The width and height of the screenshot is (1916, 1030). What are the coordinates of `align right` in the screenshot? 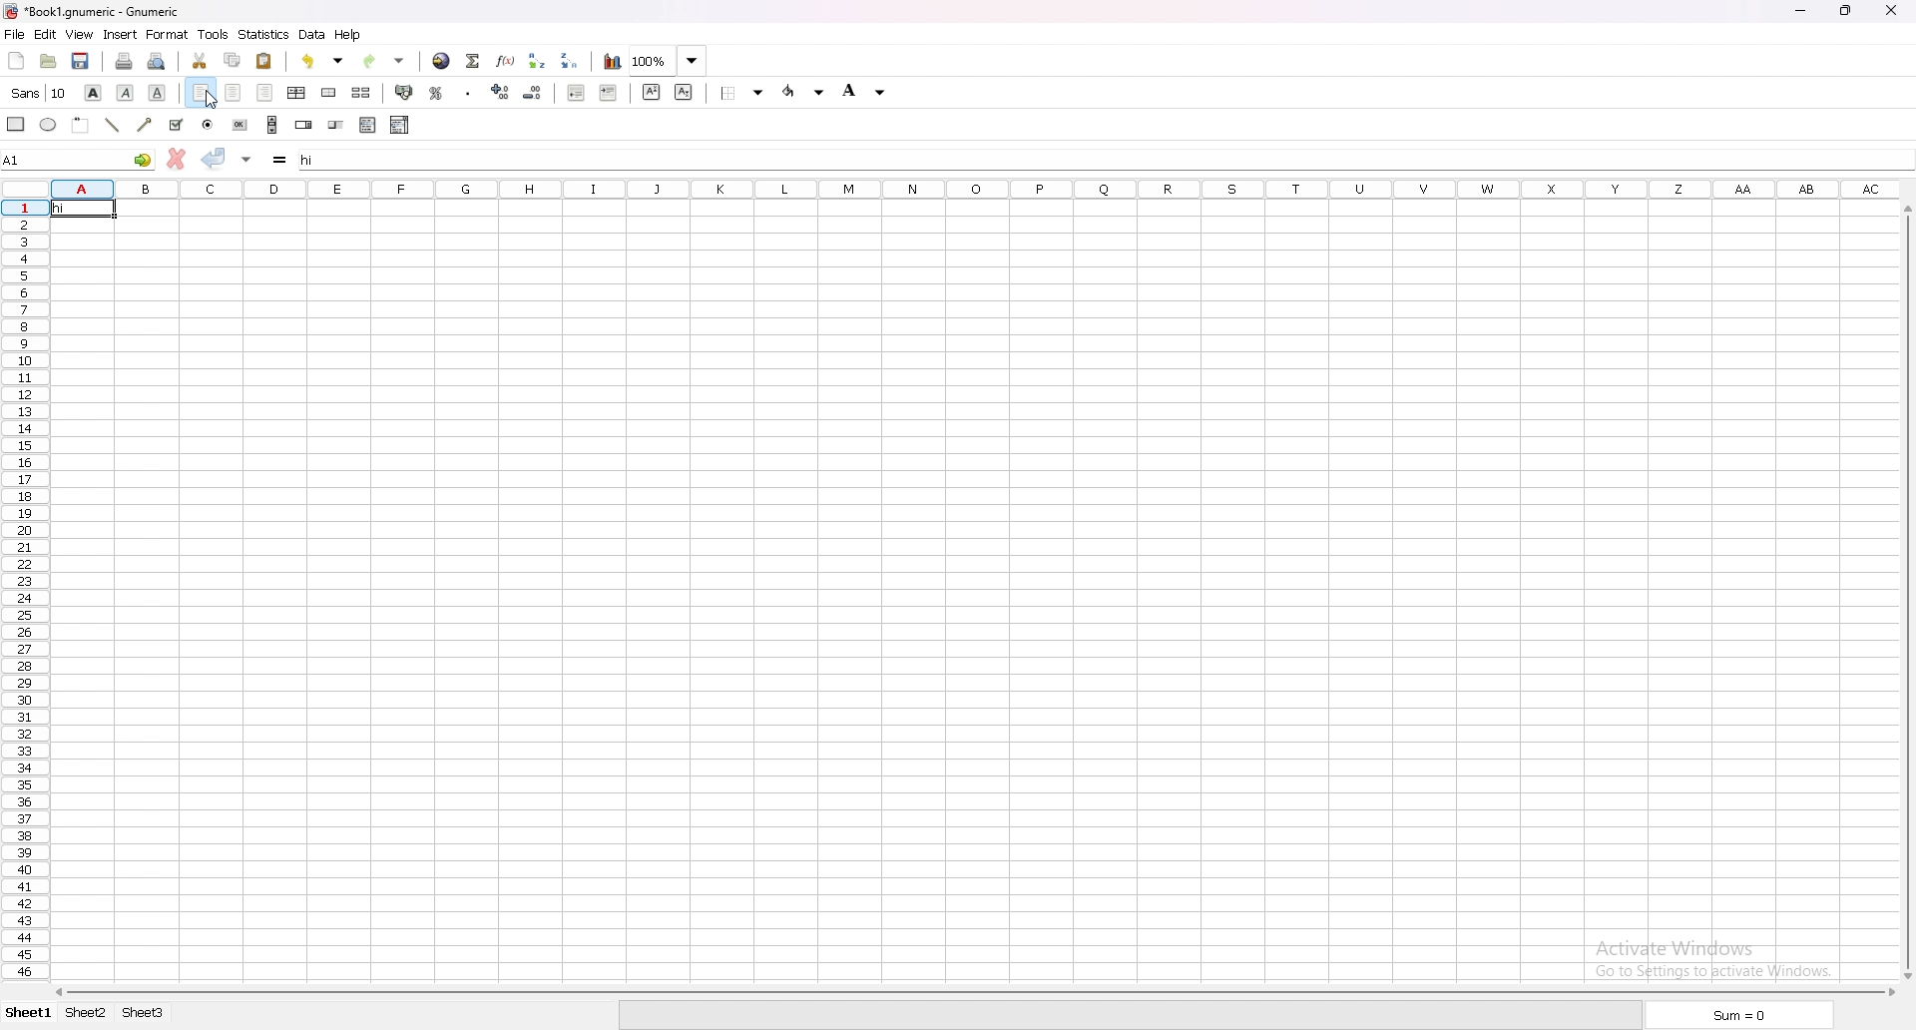 It's located at (266, 94).